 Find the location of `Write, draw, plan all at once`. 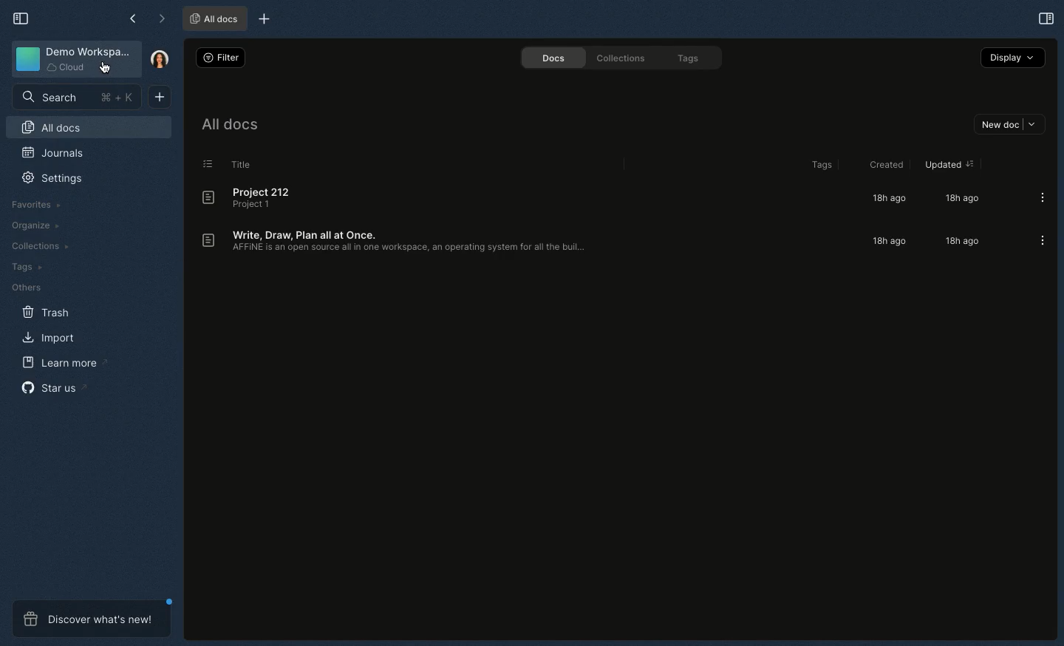

Write, draw, plan all at once is located at coordinates (392, 242).